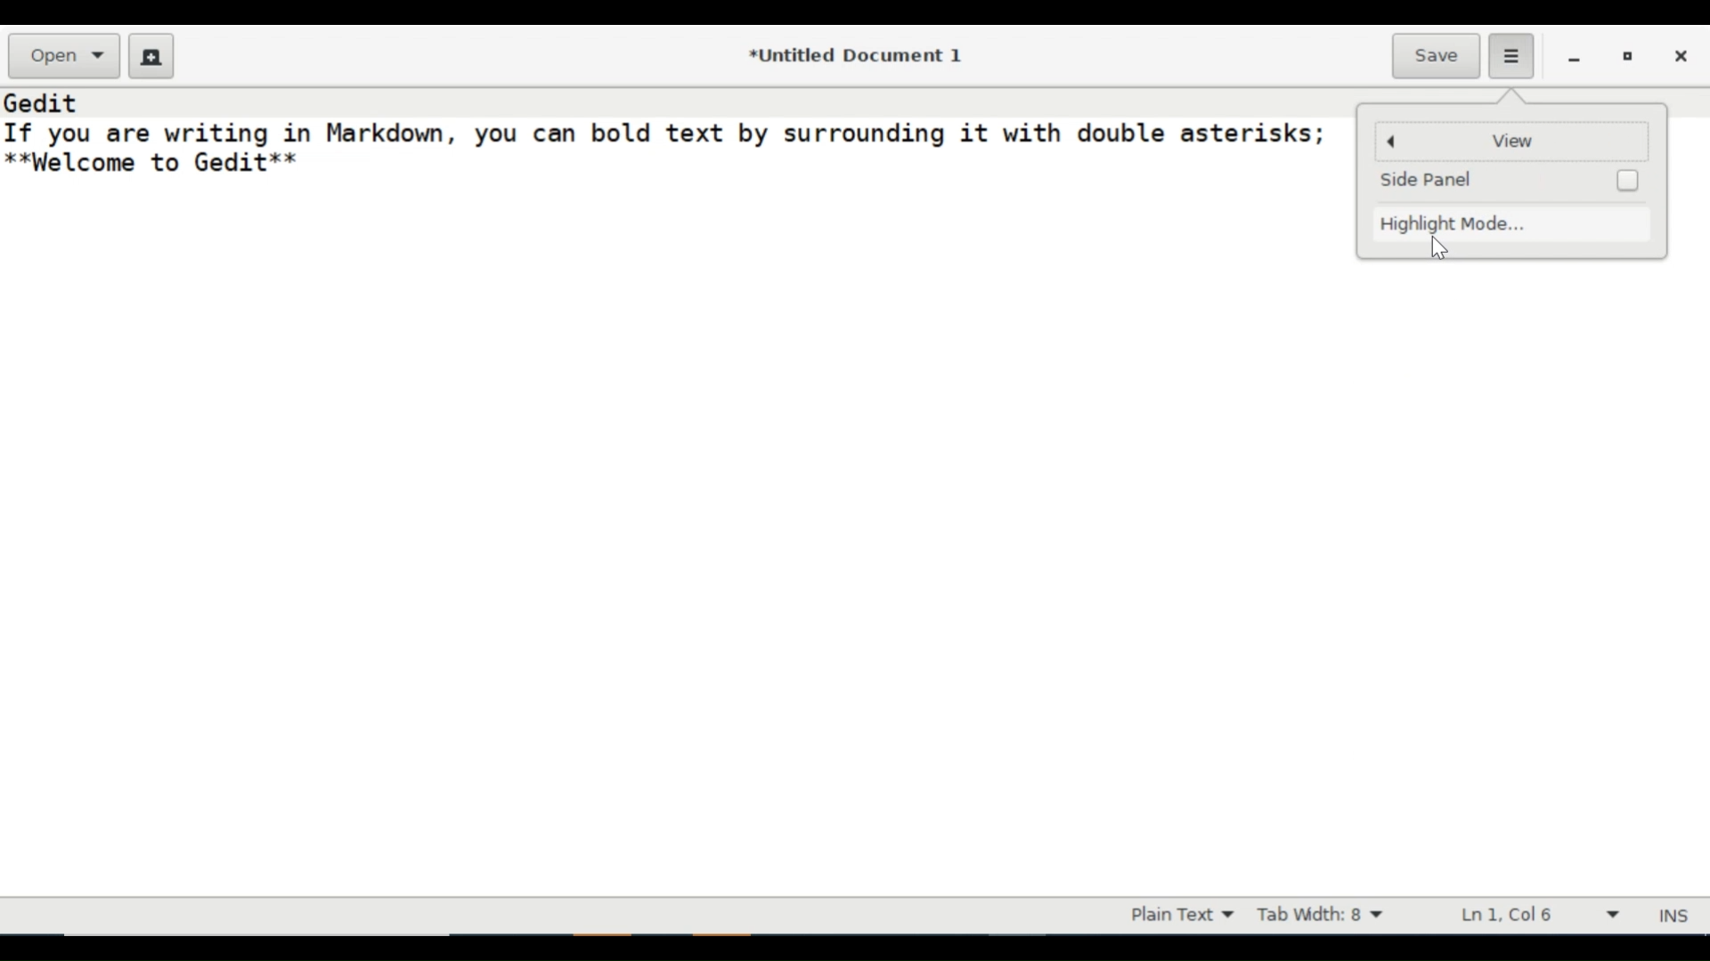 This screenshot has width=1710, height=961. Describe the element at coordinates (1474, 181) in the screenshot. I see `Side Panel` at that location.